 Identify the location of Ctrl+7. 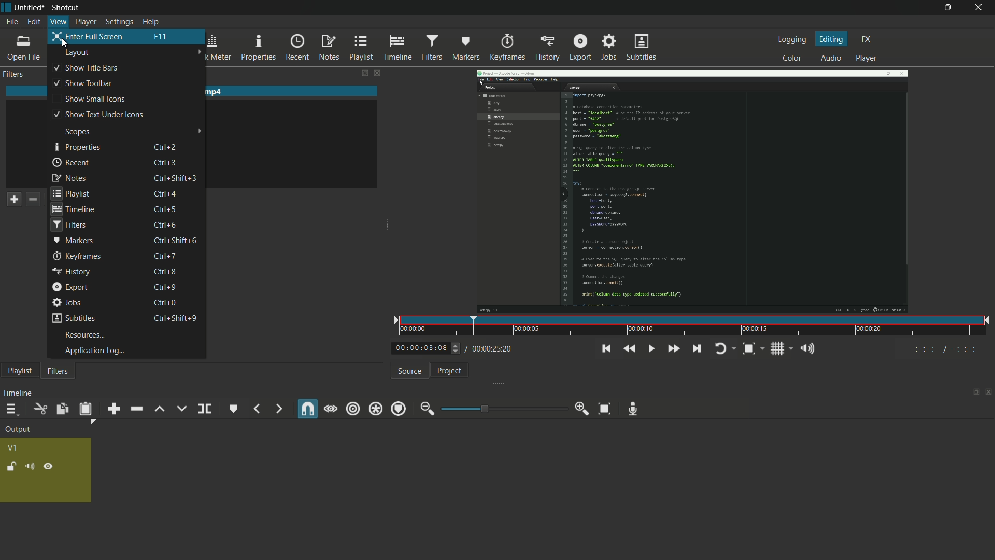
(165, 256).